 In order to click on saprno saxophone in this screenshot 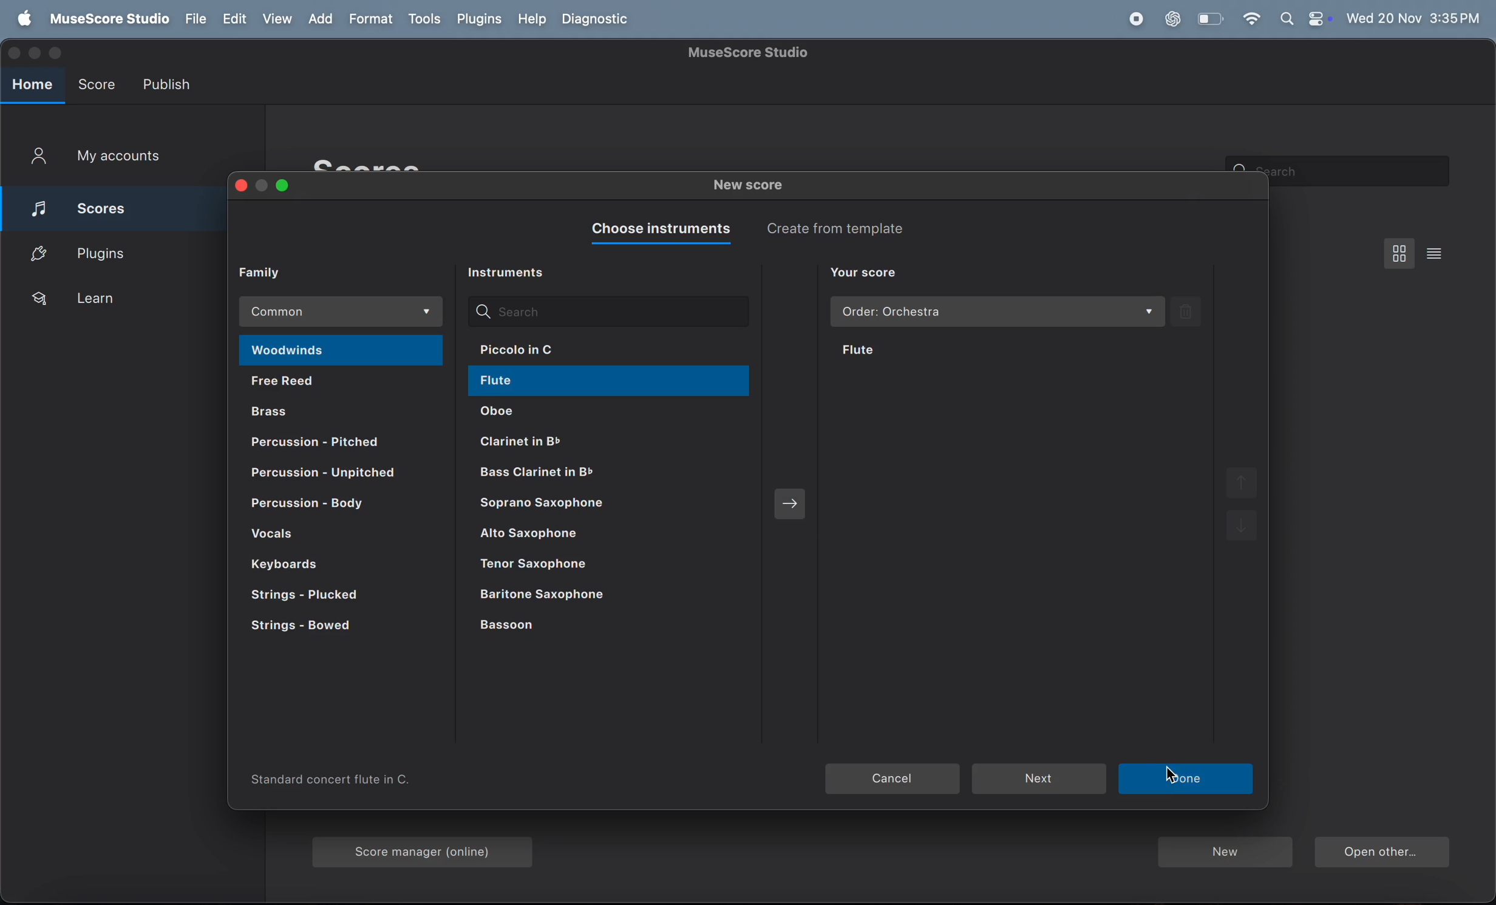, I will do `click(596, 506)`.